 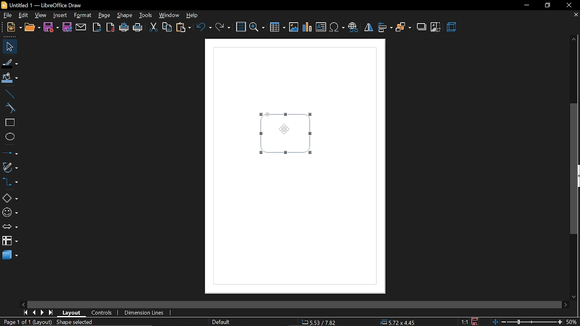 What do you see at coordinates (420, 27) in the screenshot?
I see `shadow` at bounding box center [420, 27].